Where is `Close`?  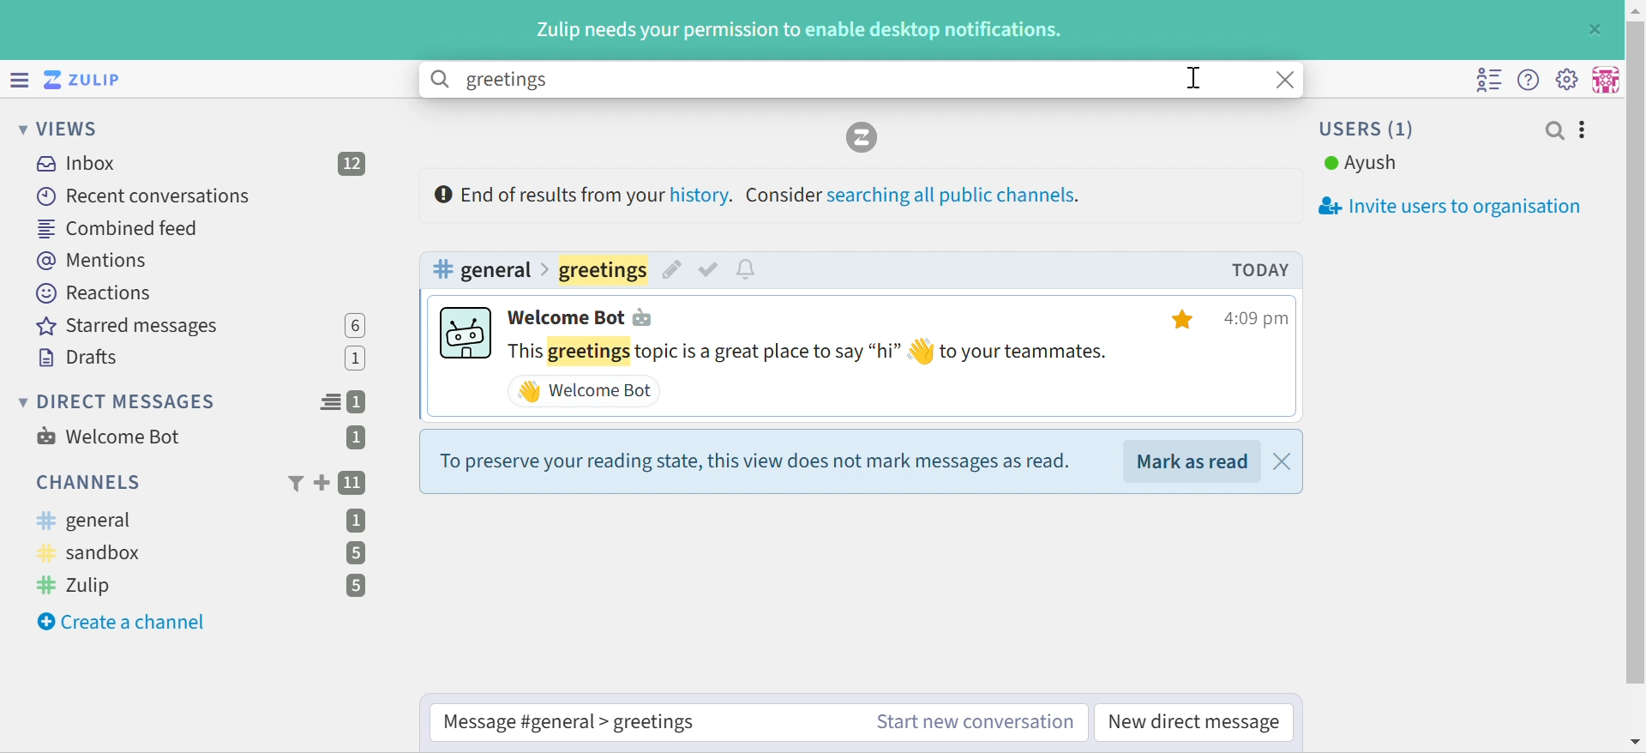
Close is located at coordinates (1289, 80).